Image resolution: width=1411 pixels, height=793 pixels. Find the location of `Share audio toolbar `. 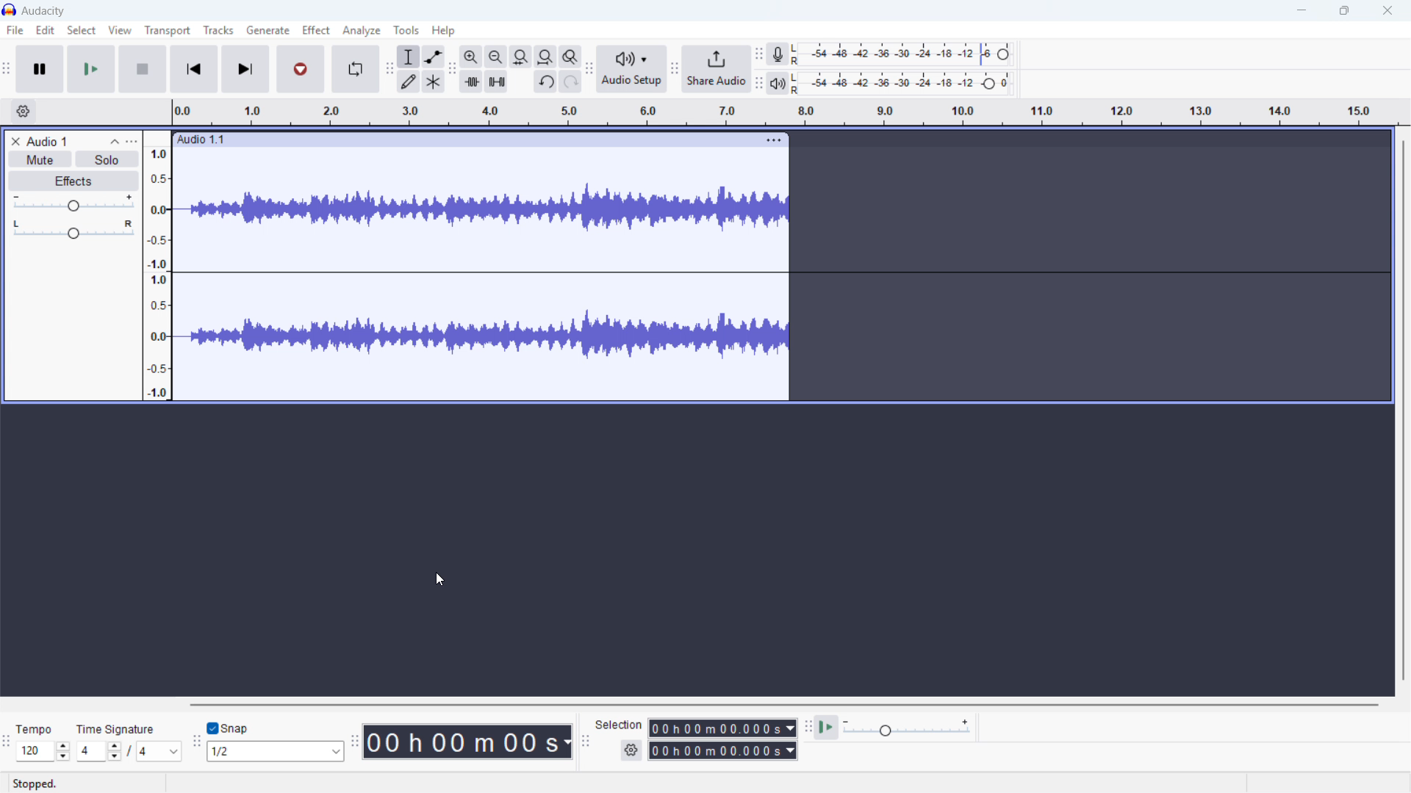

Share audio toolbar  is located at coordinates (675, 68).